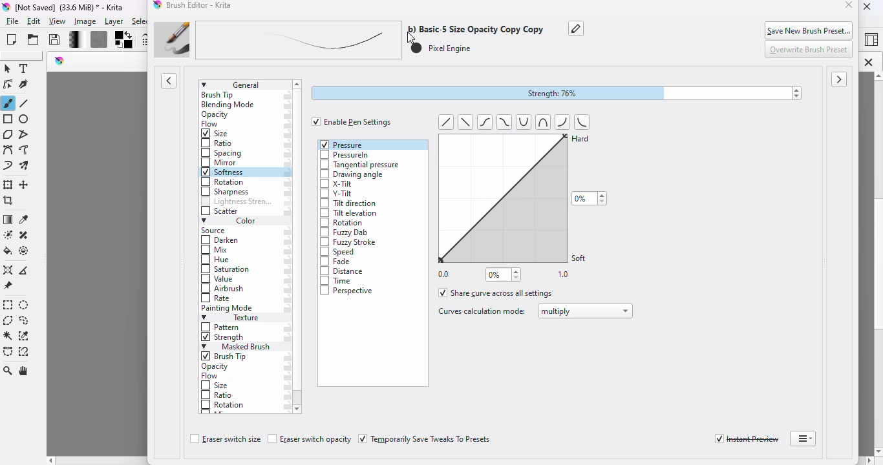  Describe the element at coordinates (228, 309) in the screenshot. I see `painting mode` at that location.